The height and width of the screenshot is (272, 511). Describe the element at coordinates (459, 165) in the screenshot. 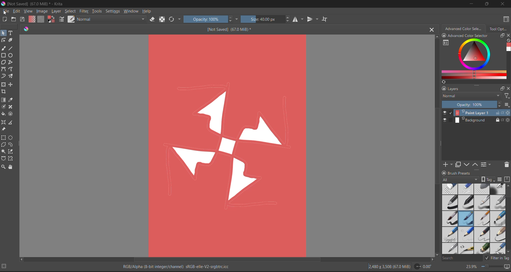

I see `duplicate layer ` at that location.